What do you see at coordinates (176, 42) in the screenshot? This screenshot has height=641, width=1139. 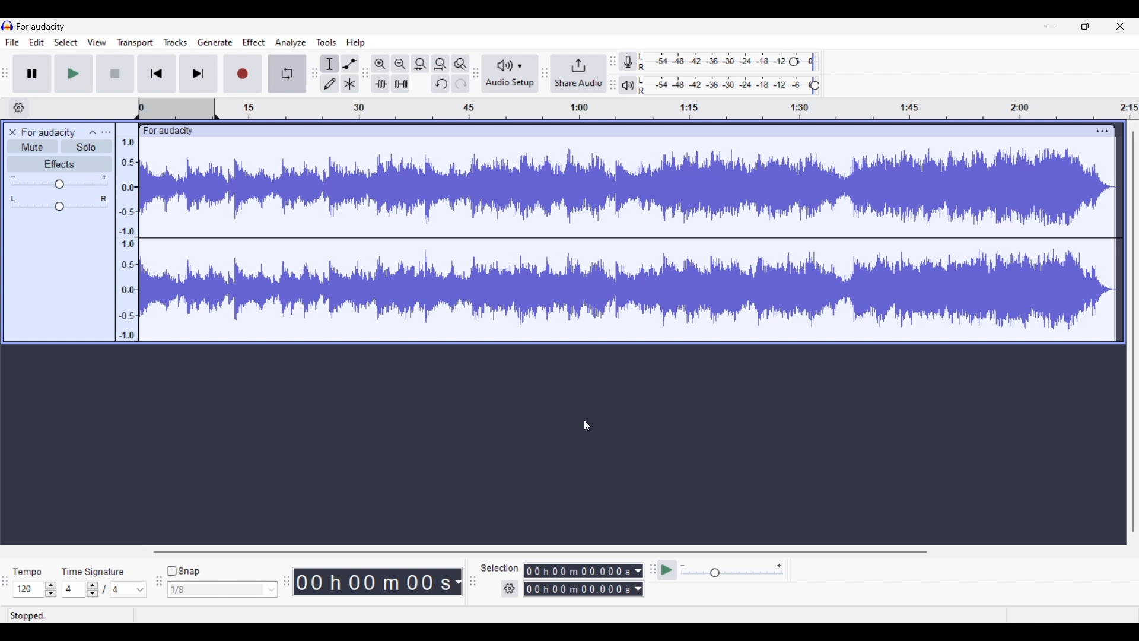 I see `Tracks menu` at bounding box center [176, 42].